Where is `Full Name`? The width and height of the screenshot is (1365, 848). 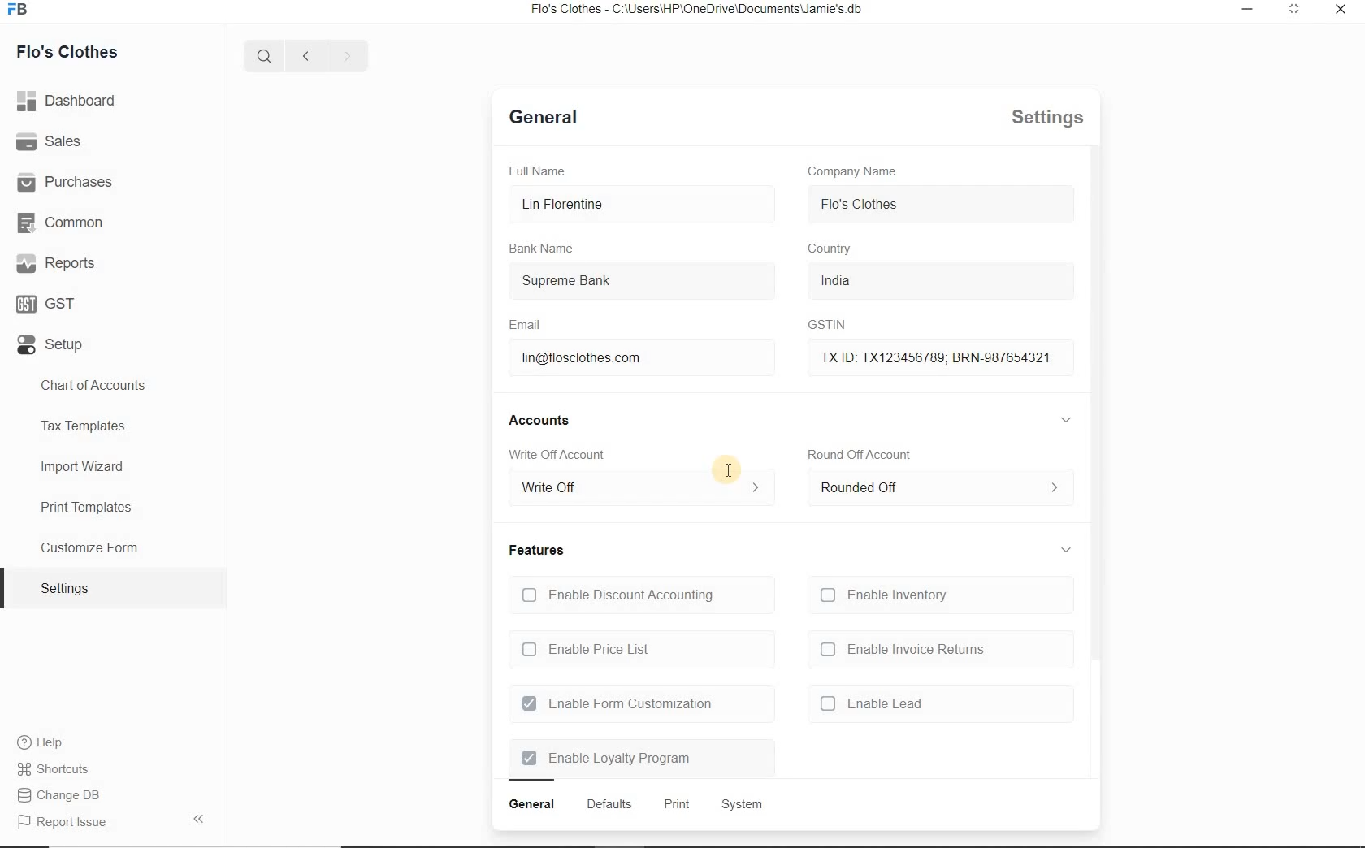
Full Name is located at coordinates (542, 169).